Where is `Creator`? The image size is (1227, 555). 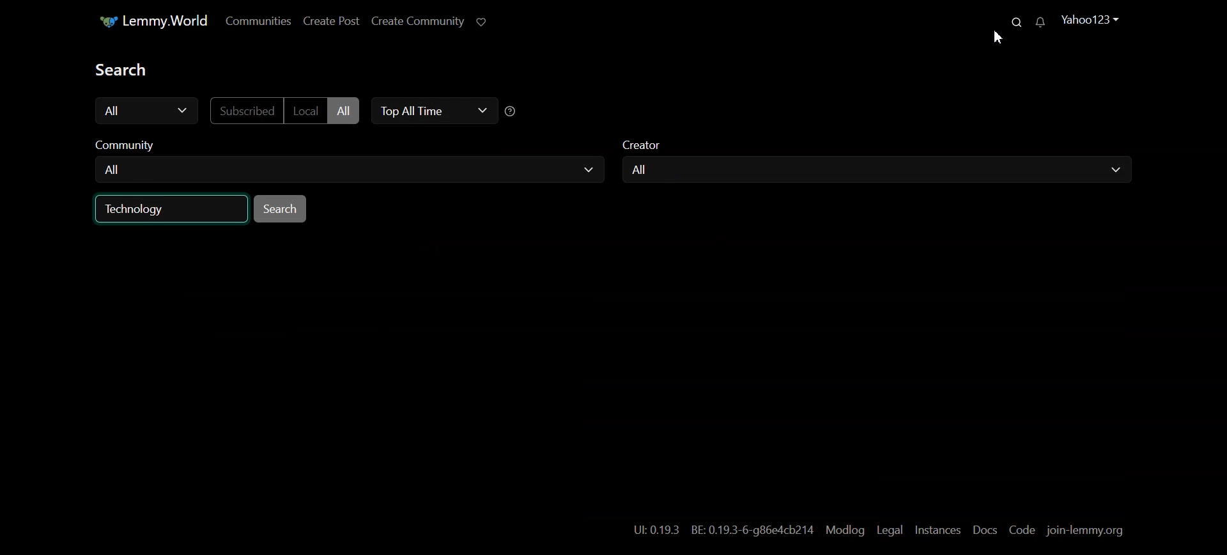
Creator is located at coordinates (645, 143).